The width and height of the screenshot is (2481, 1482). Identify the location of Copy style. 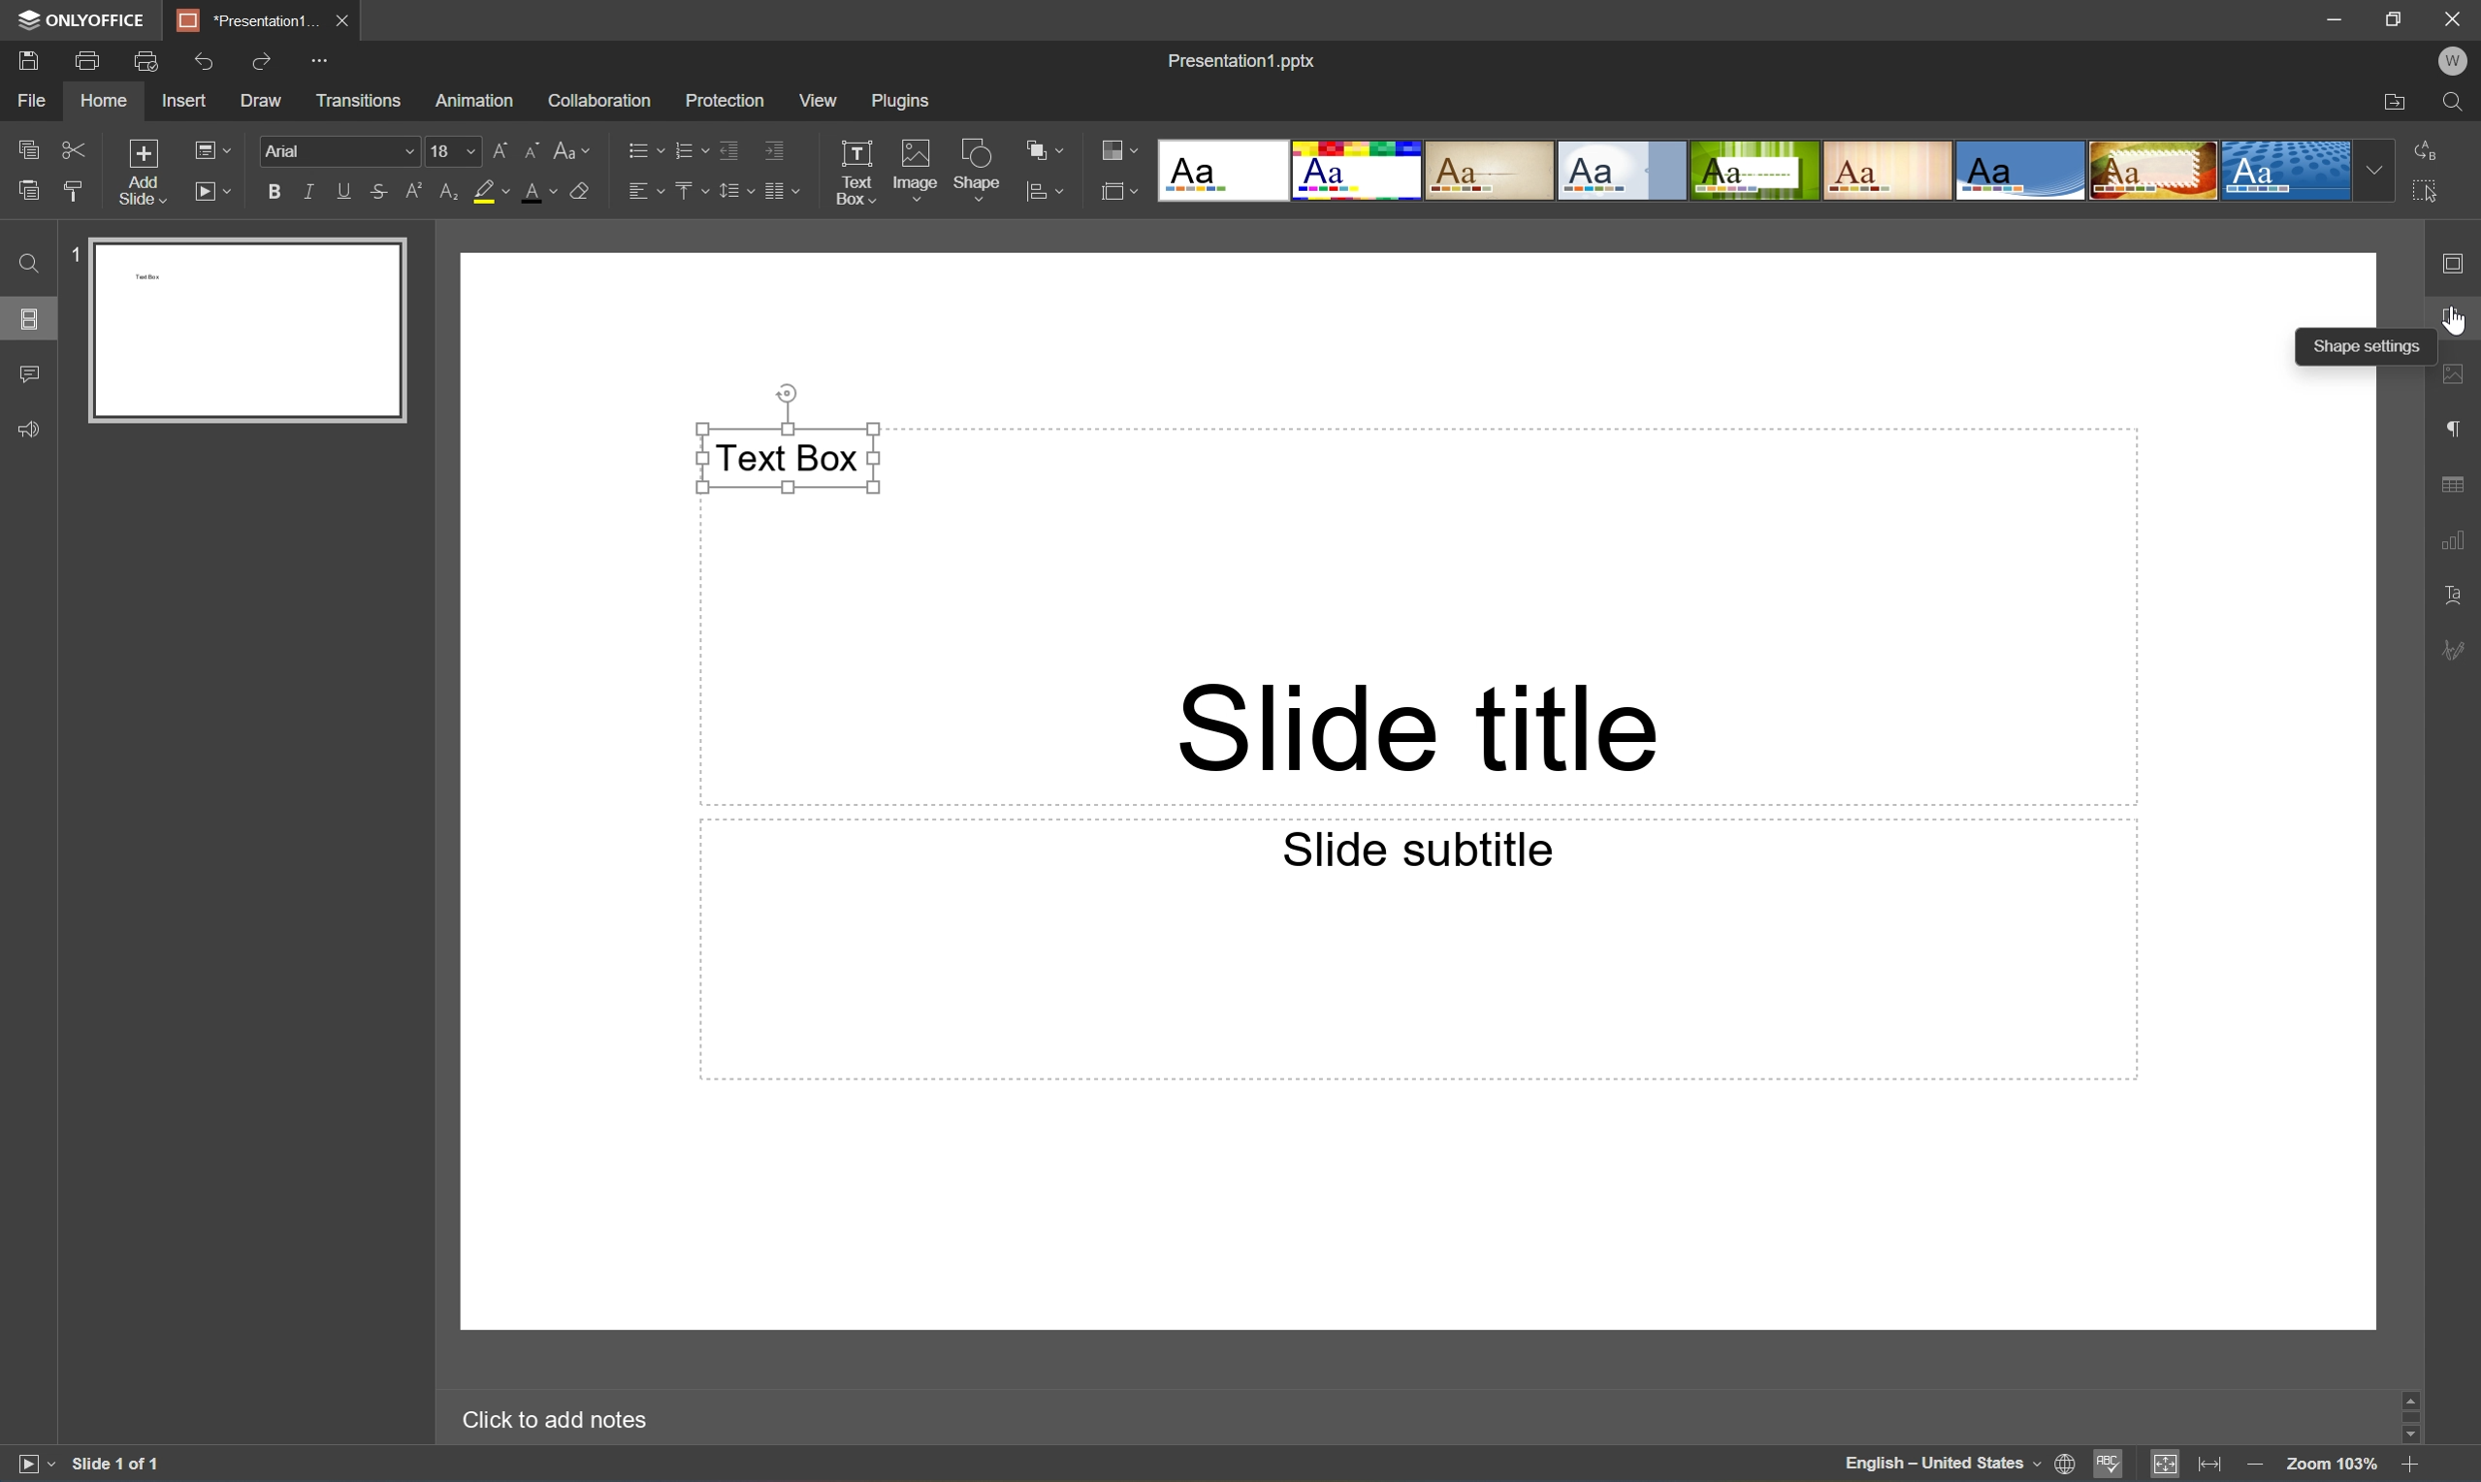
(75, 192).